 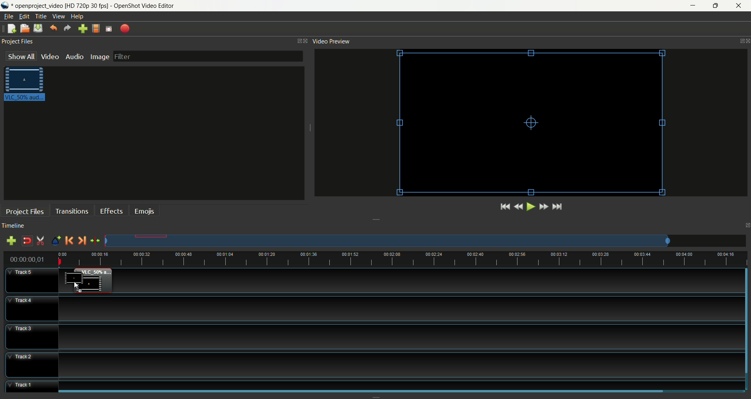 I want to click on add track, so click(x=11, y=241).